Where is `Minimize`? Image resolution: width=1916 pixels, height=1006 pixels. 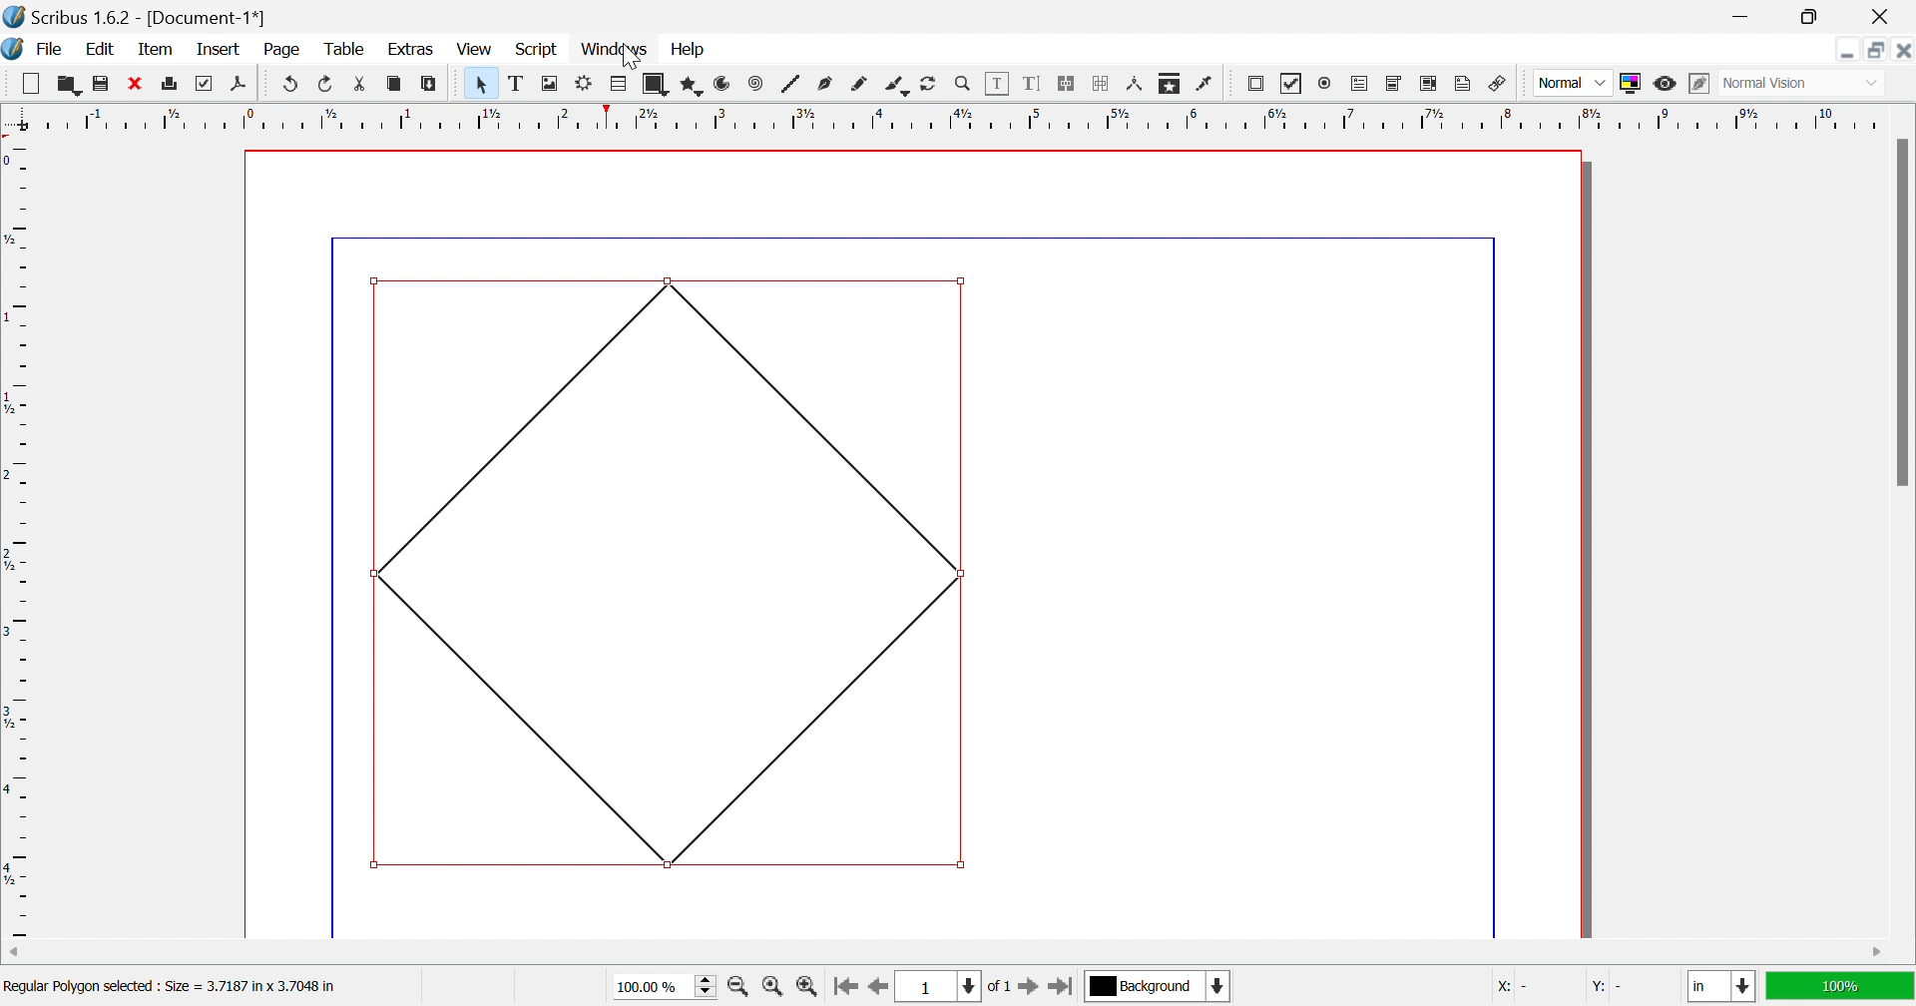 Minimize is located at coordinates (1745, 17).